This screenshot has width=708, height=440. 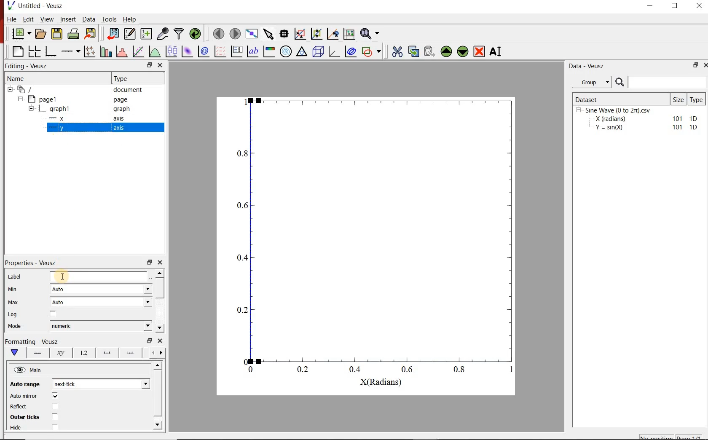 I want to click on Sine Wave (0 to 2m).csvX (radians) 101 1DY =sin(Q) 101 1D, so click(x=638, y=121).